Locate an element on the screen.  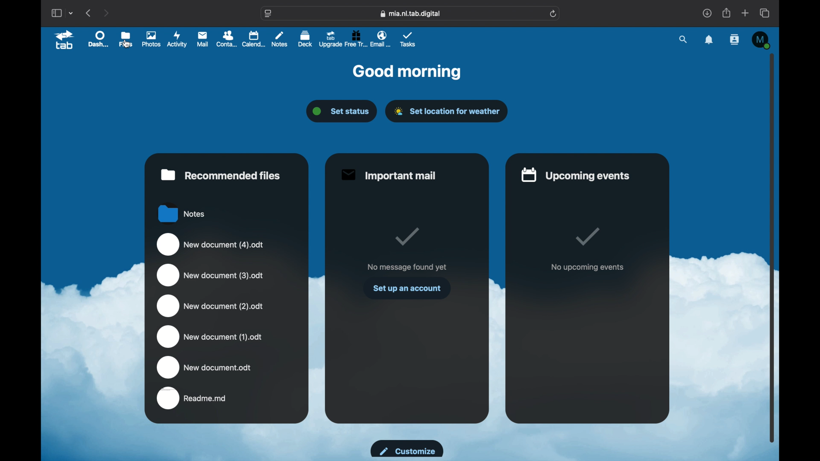
show tab overview is located at coordinates (765, 13).